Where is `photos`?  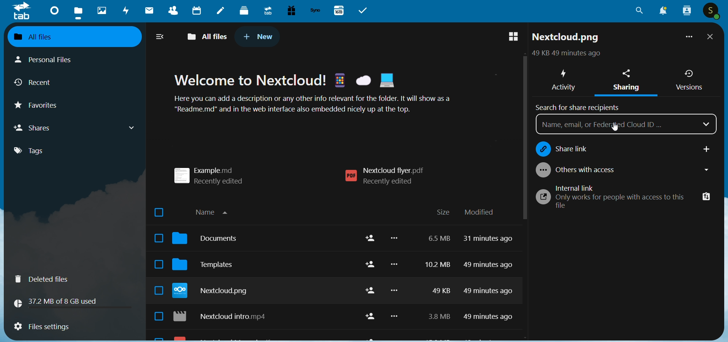 photos is located at coordinates (102, 11).